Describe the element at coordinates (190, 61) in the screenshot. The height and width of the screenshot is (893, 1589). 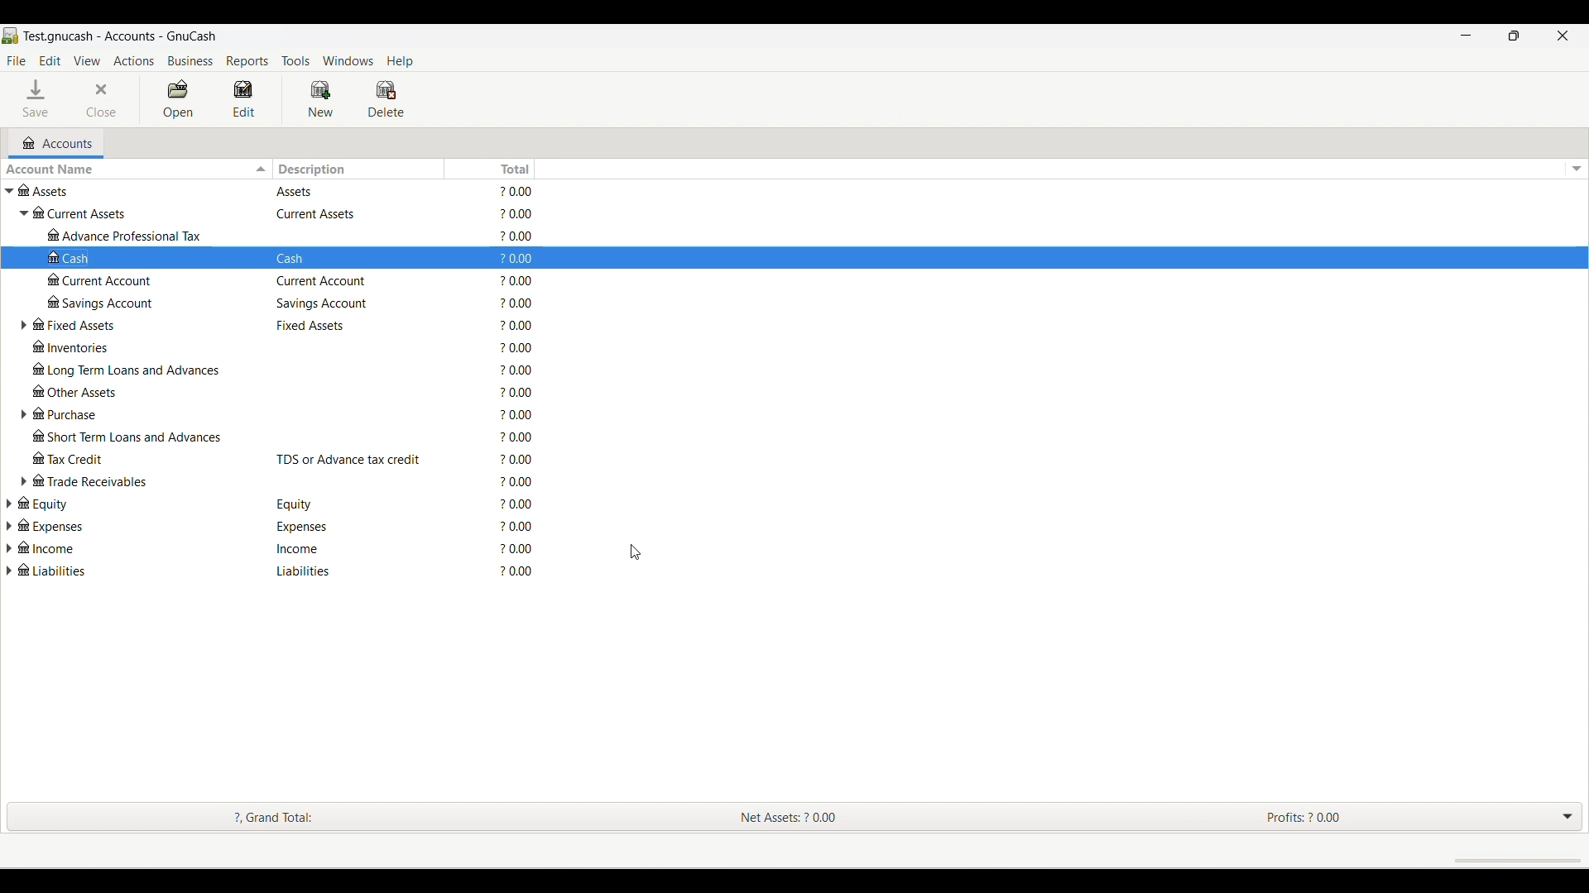
I see `Business` at that location.